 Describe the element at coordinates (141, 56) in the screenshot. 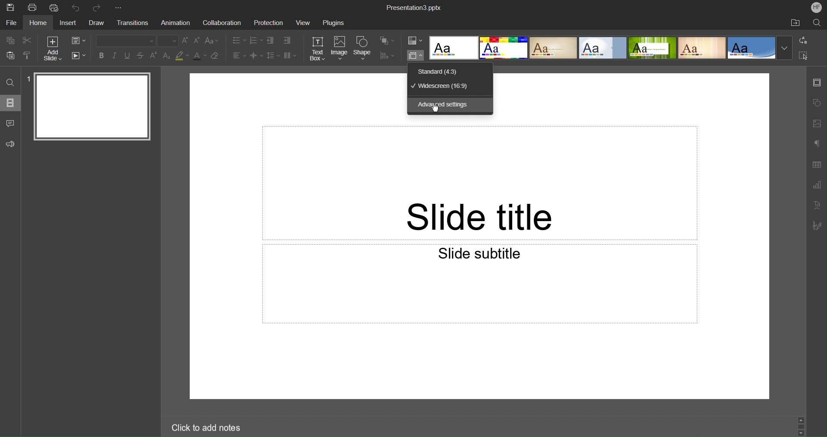

I see `Strikethrough` at that location.